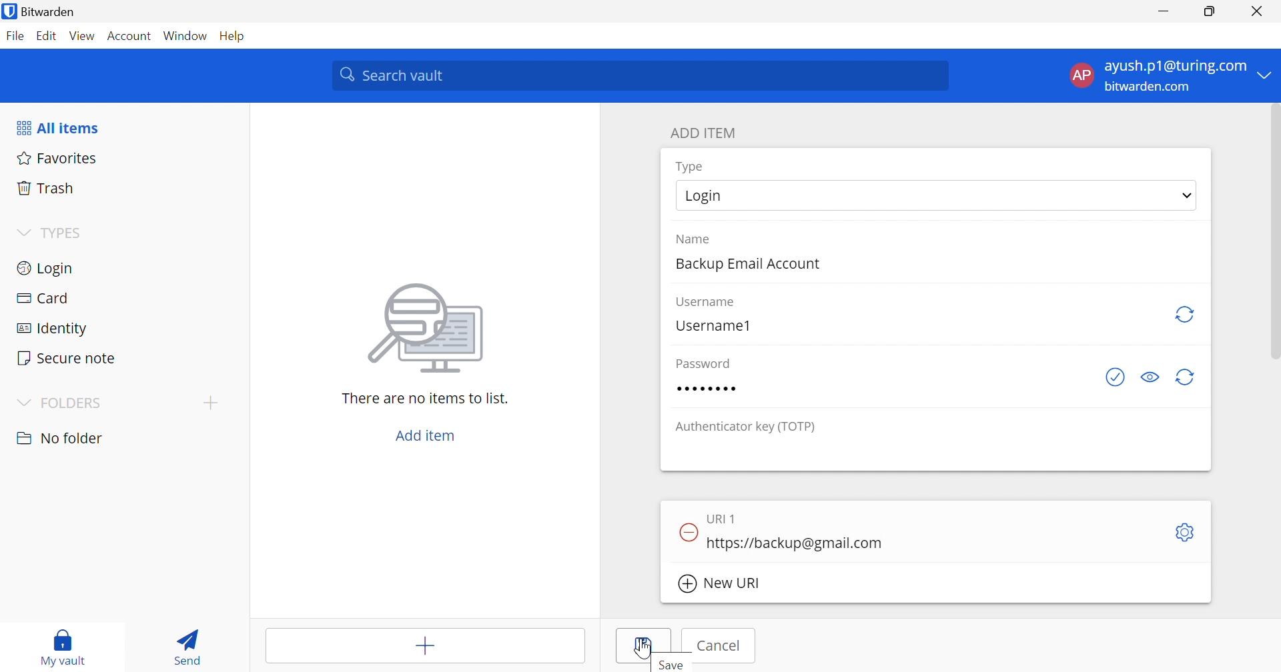 The image size is (1281, 672). I want to click on Card, so click(42, 299).